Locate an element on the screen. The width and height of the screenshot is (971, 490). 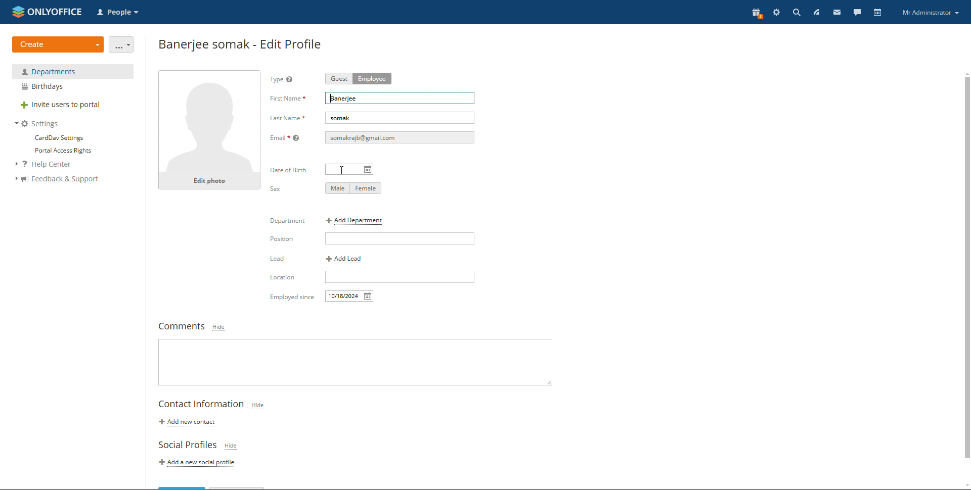
Location is located at coordinates (283, 279).